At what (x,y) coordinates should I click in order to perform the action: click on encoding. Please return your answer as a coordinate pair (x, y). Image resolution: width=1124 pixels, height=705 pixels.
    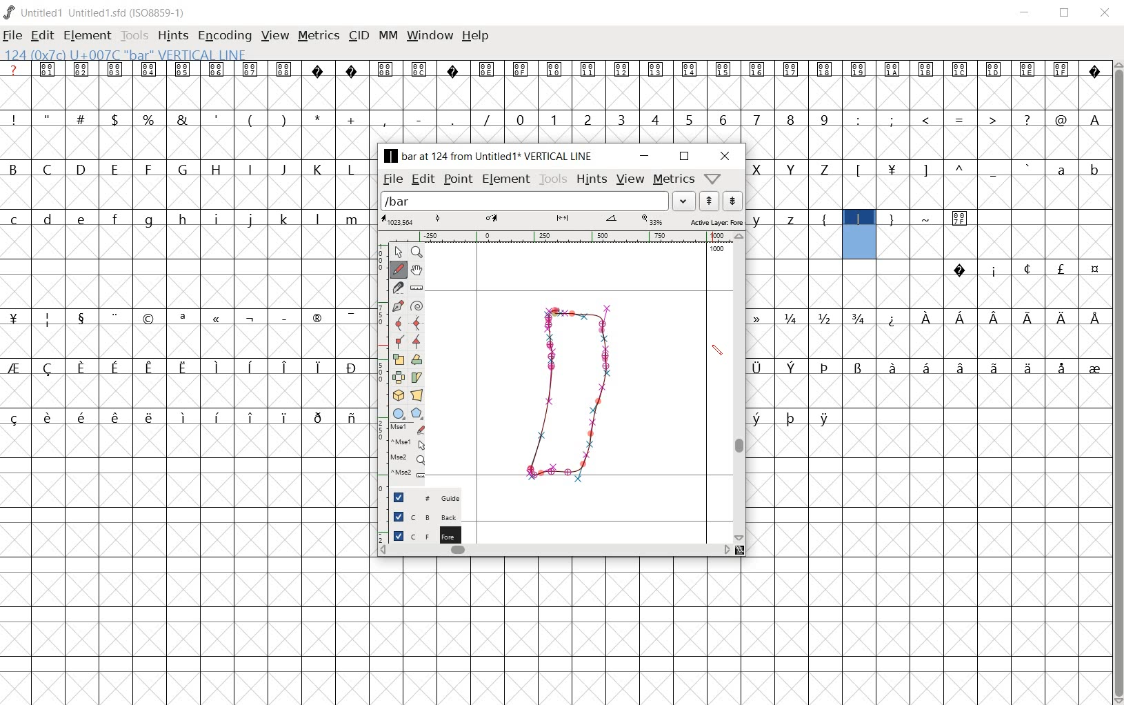
    Looking at the image, I should click on (225, 35).